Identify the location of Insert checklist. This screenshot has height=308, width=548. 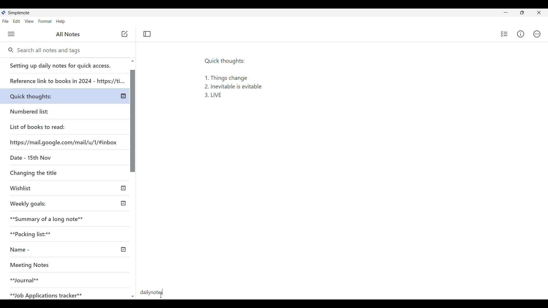
(504, 34).